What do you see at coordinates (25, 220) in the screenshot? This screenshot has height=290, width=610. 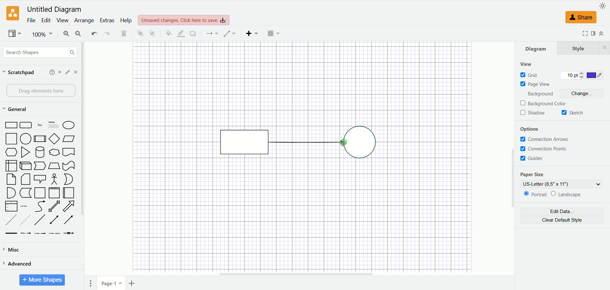 I see `Sparsely Dotted Line` at bounding box center [25, 220].